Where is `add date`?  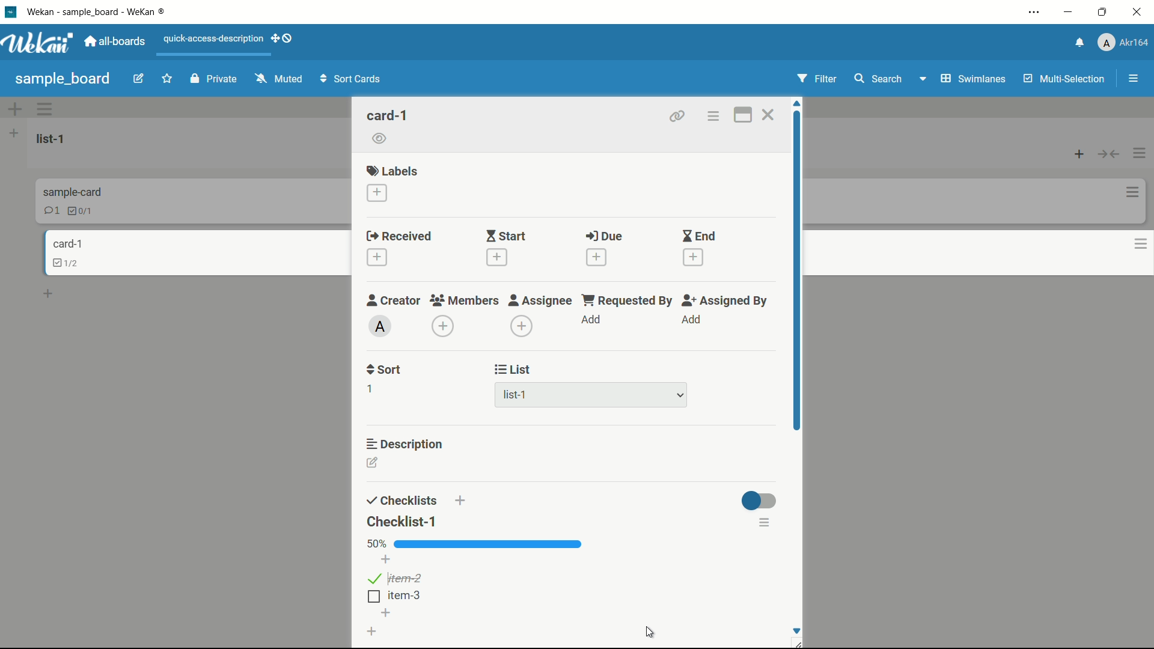
add date is located at coordinates (596, 257).